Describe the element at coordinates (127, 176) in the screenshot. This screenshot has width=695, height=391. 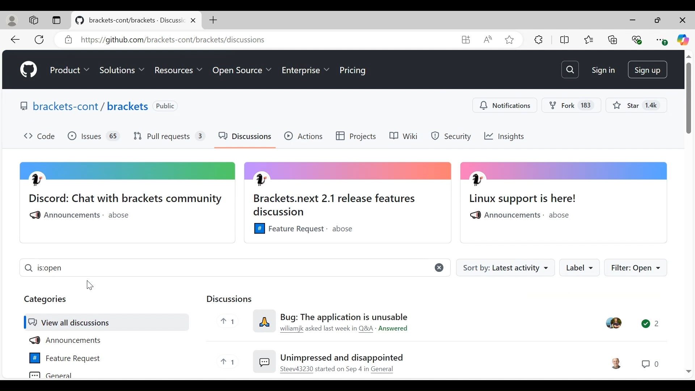
I see `Avatar` at that location.